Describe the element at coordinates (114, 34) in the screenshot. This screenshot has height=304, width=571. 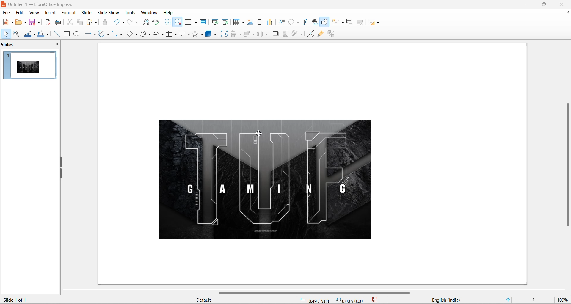
I see `connectors` at that location.